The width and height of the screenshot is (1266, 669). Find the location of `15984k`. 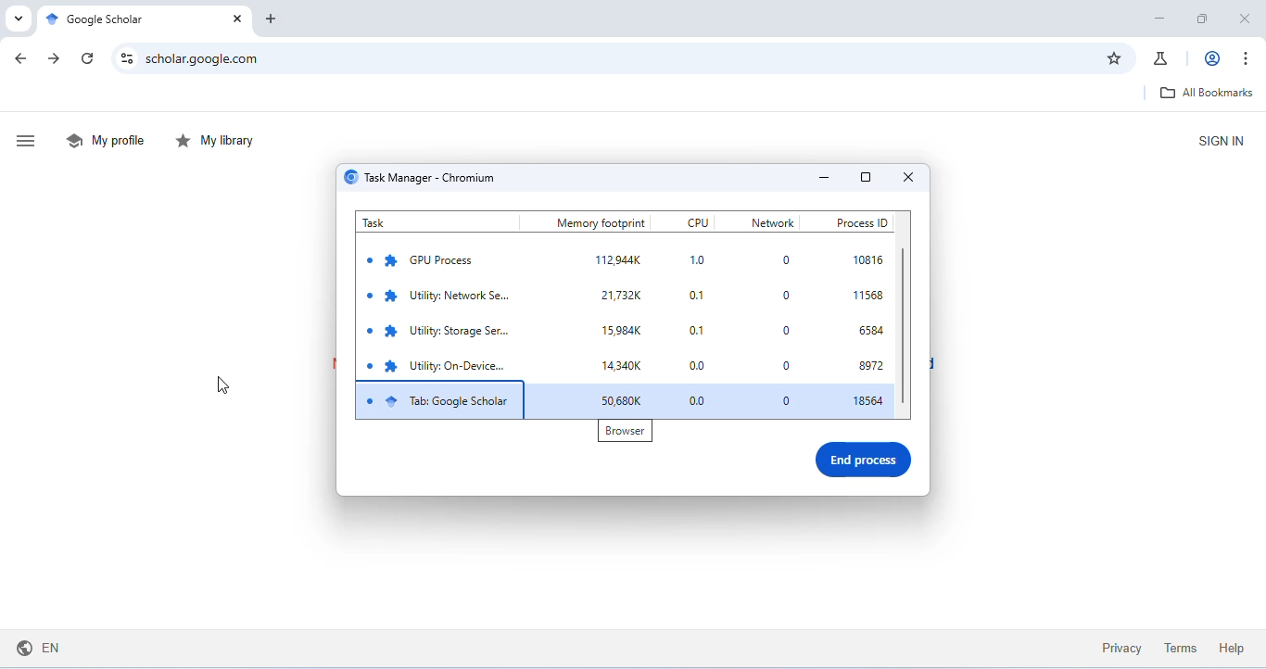

15984k is located at coordinates (624, 331).